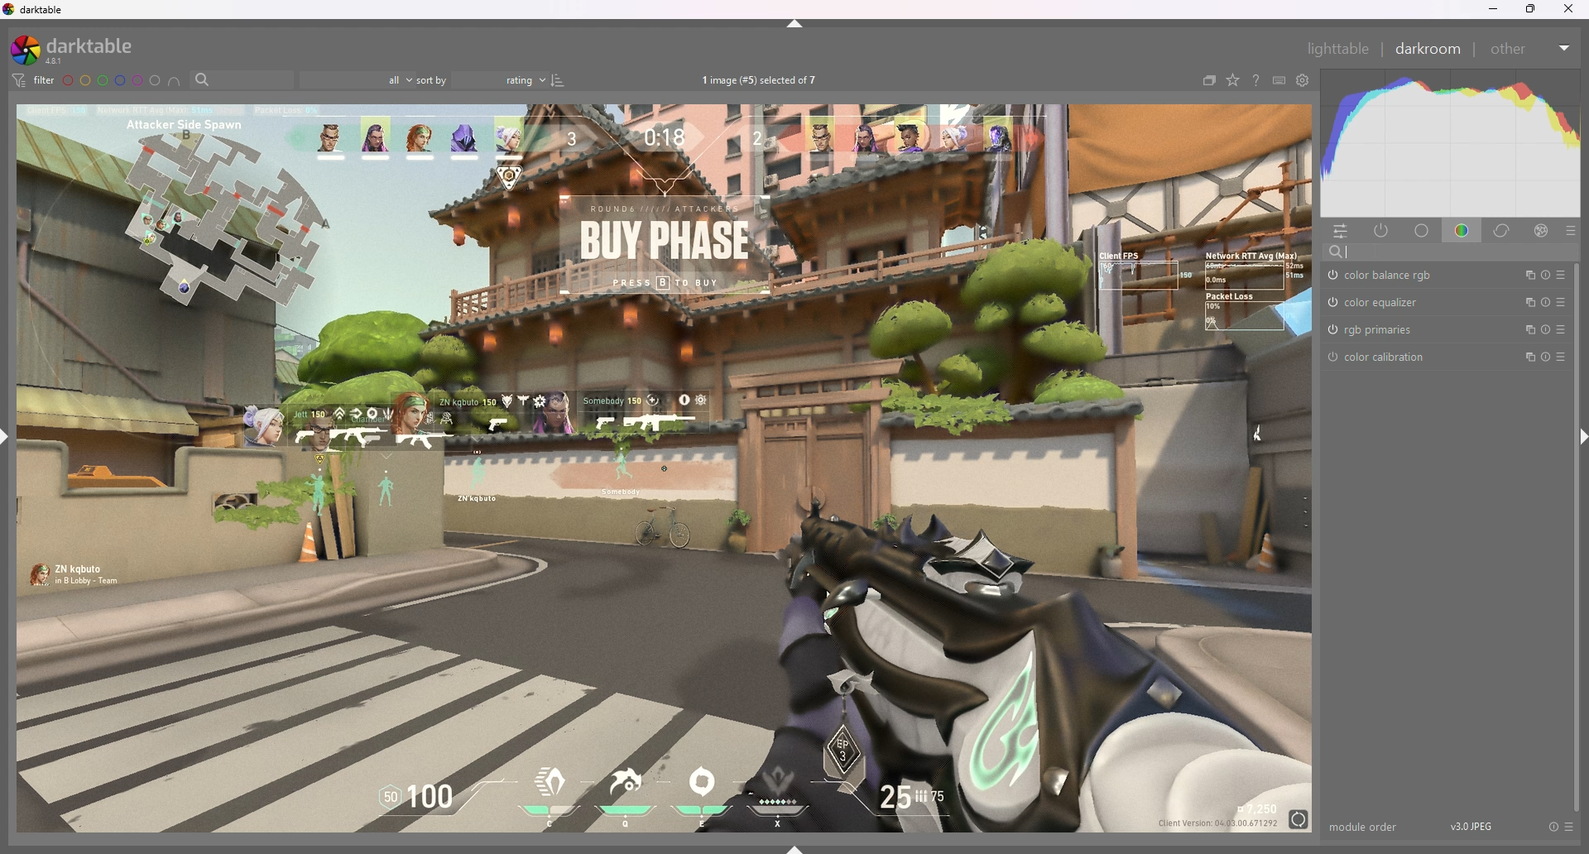 The image size is (1589, 854). I want to click on effect, so click(1543, 229).